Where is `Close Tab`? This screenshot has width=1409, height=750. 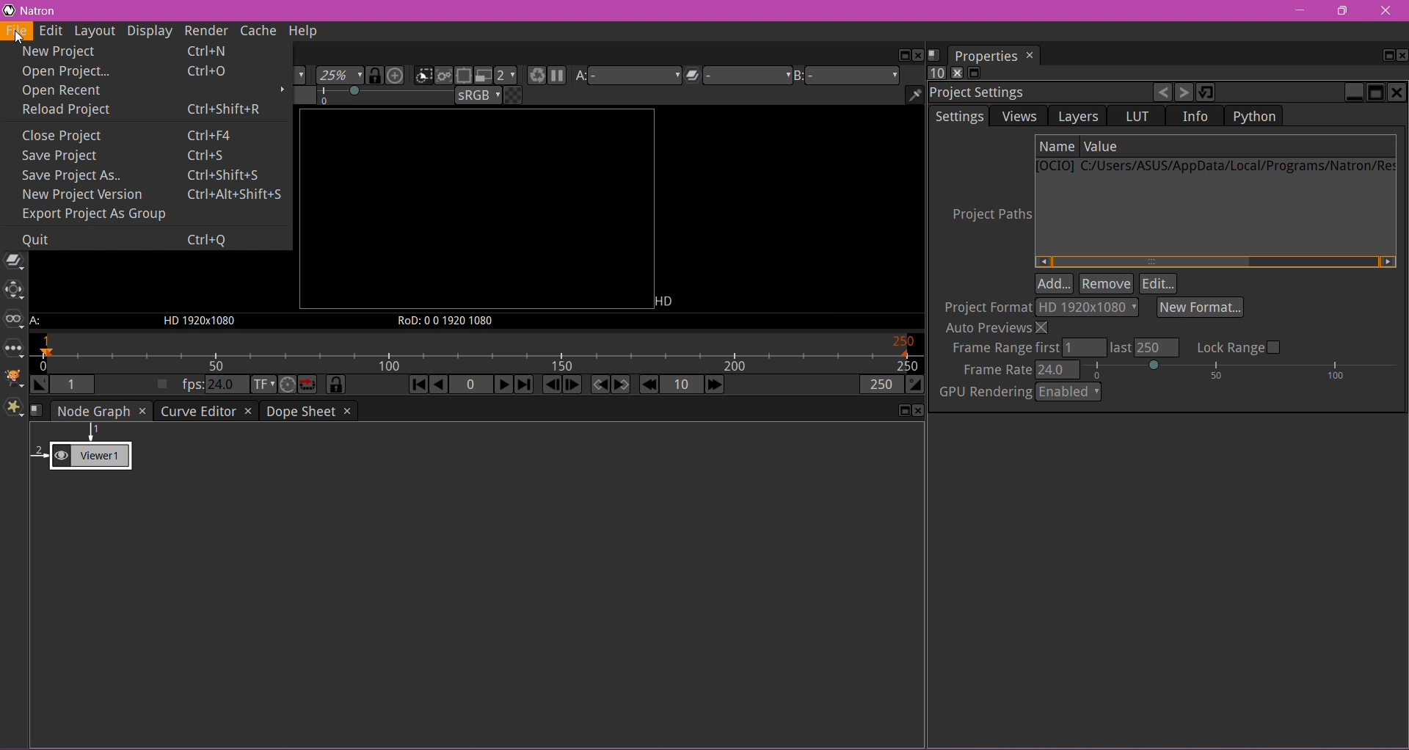
Close Tab is located at coordinates (142, 412).